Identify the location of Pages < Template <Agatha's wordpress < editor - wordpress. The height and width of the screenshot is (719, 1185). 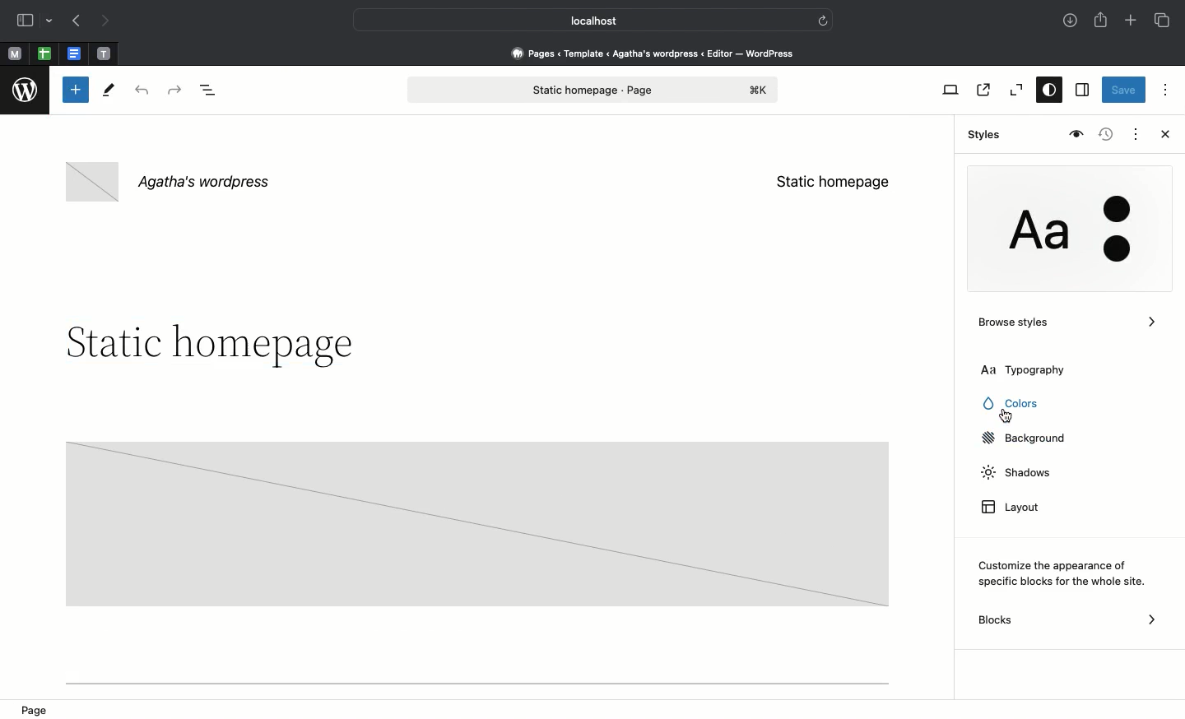
(658, 53).